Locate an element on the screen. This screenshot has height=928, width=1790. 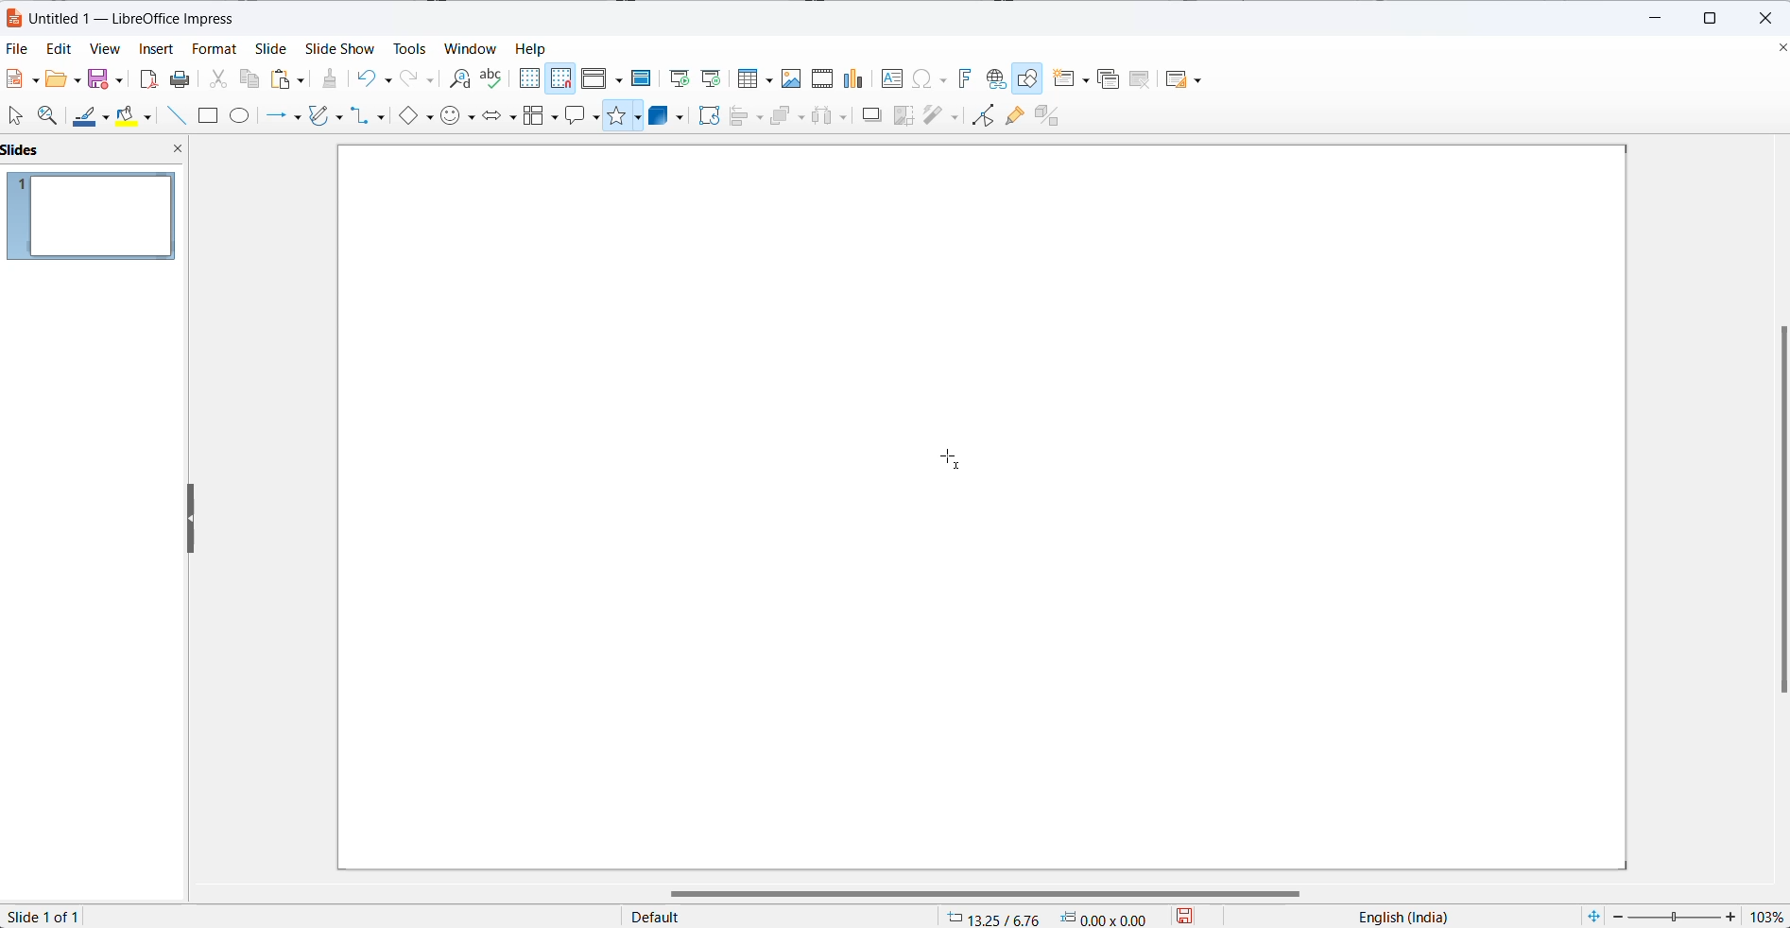
slide preview is located at coordinates (92, 218).